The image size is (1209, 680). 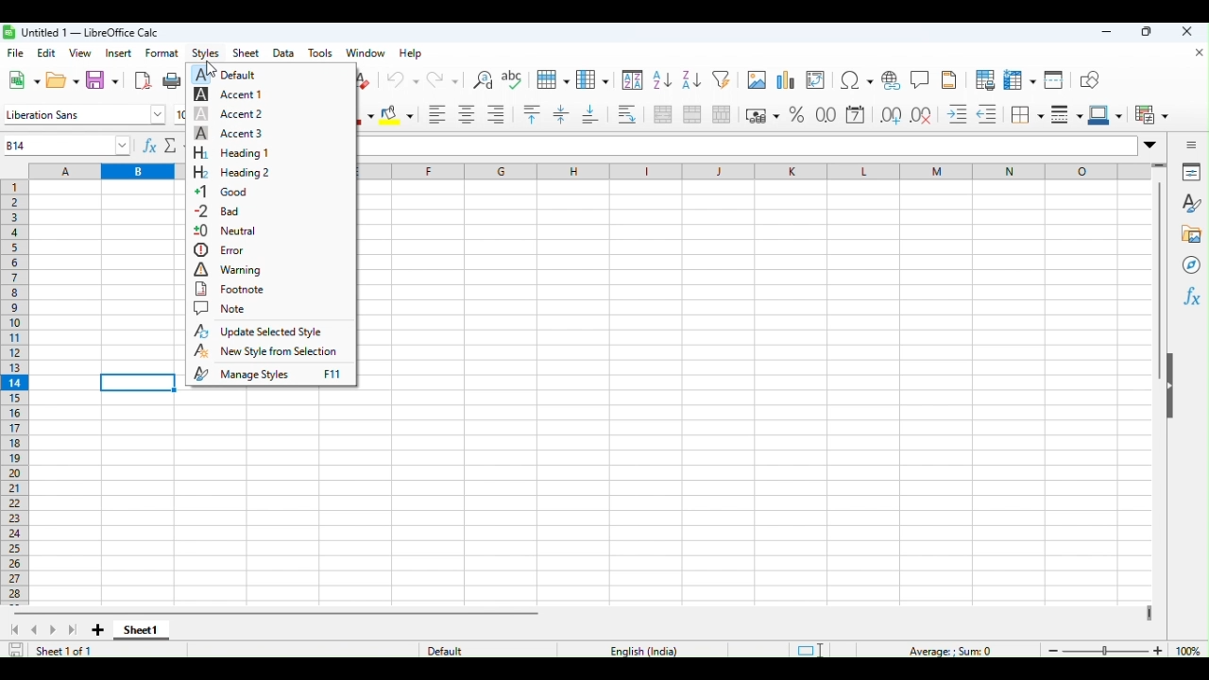 I want to click on Navigator, so click(x=1190, y=262).